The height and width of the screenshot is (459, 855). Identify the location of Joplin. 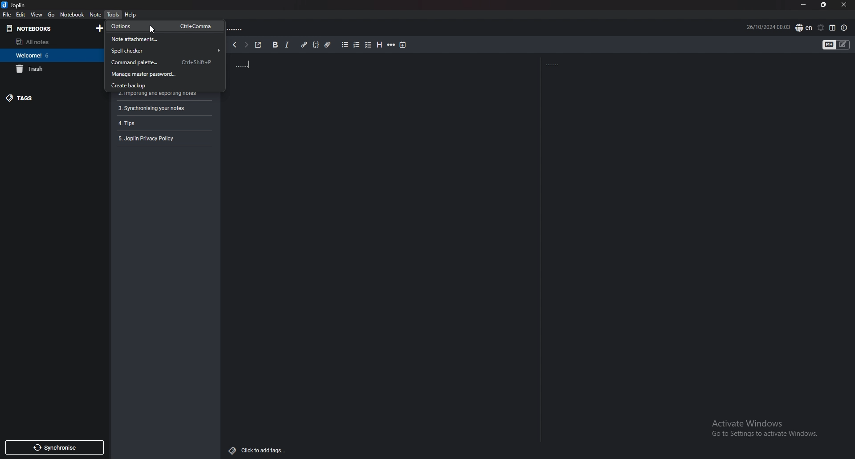
(15, 5).